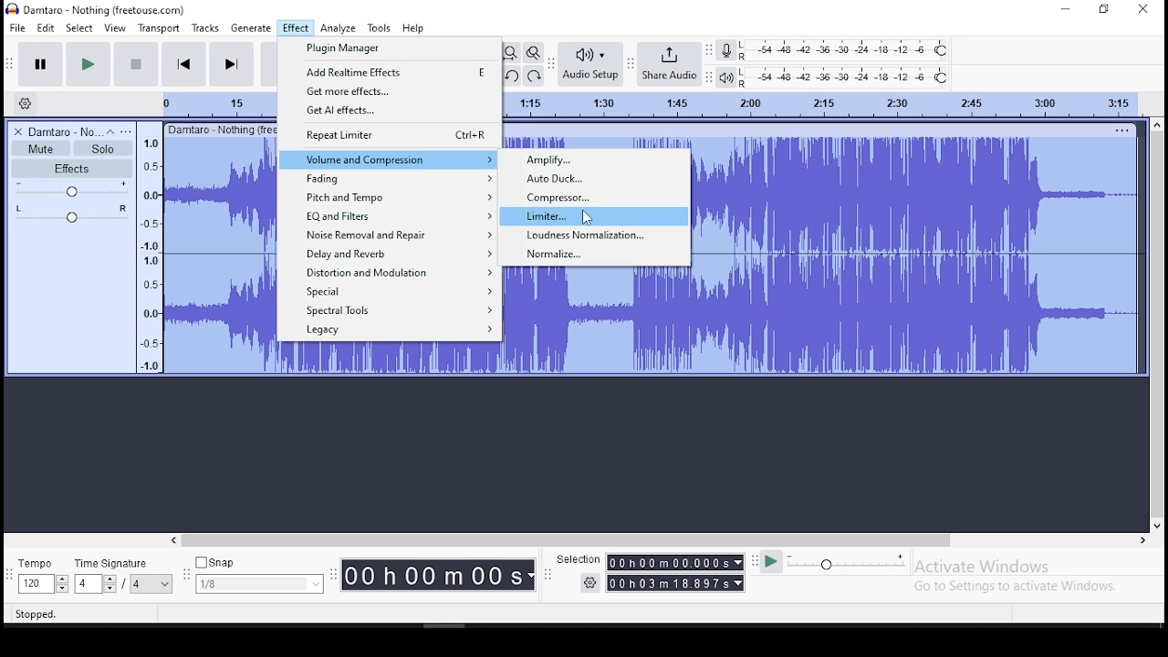 The width and height of the screenshot is (1168, 657). Describe the element at coordinates (392, 290) in the screenshot. I see `special` at that location.